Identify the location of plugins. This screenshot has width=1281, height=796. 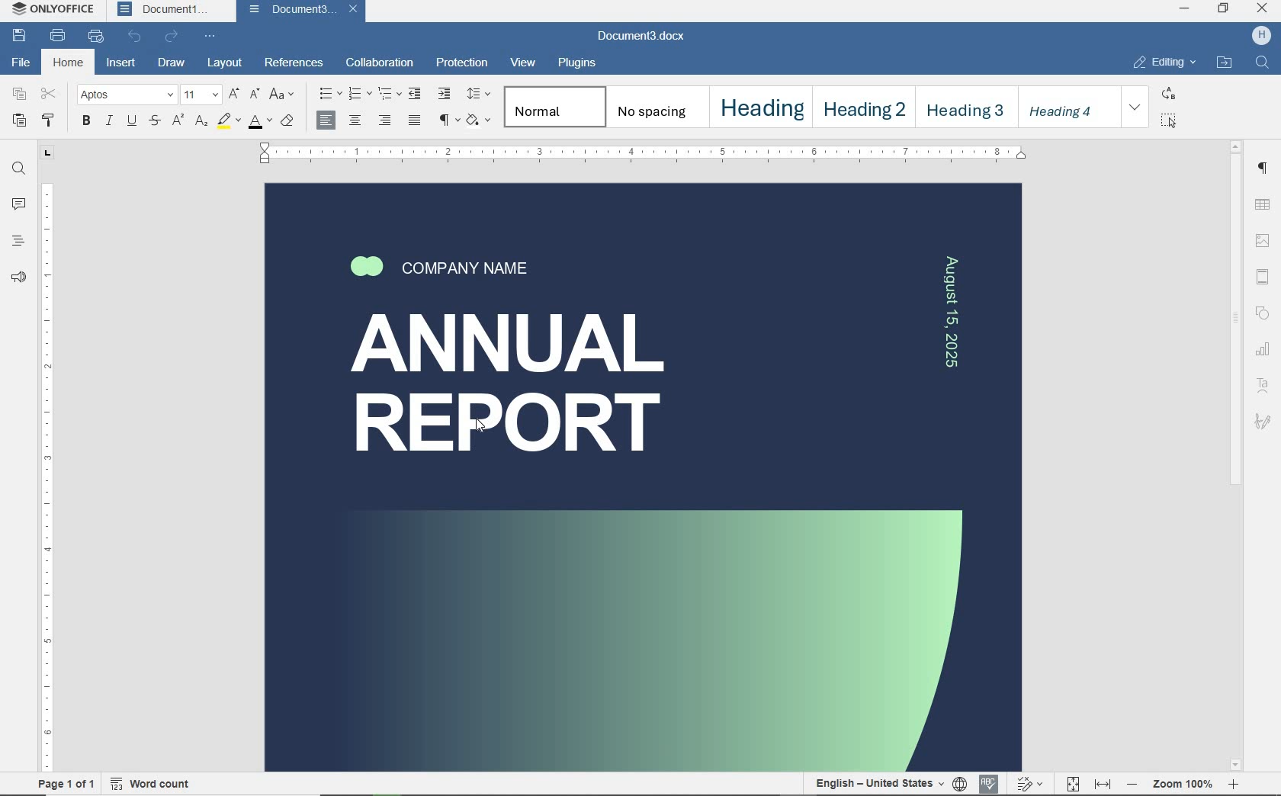
(579, 63).